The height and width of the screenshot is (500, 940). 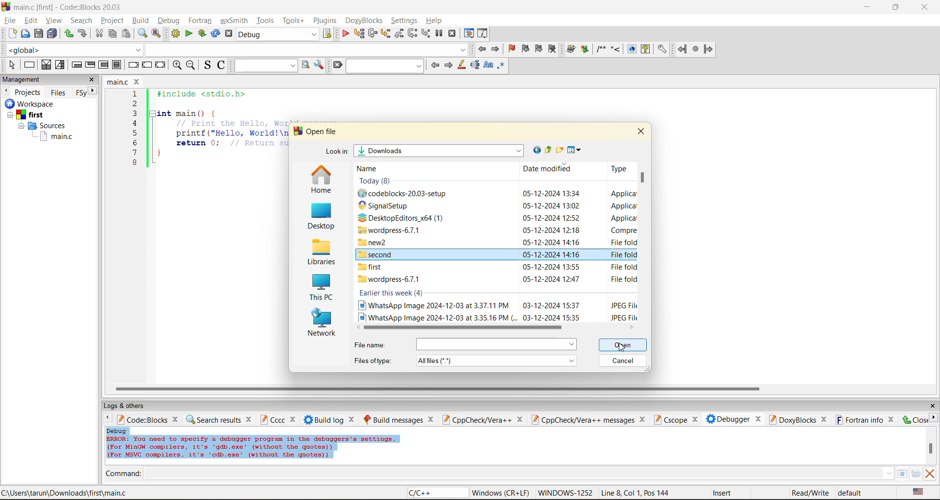 I want to click on cppcheck/vera++ messages, so click(x=582, y=420).